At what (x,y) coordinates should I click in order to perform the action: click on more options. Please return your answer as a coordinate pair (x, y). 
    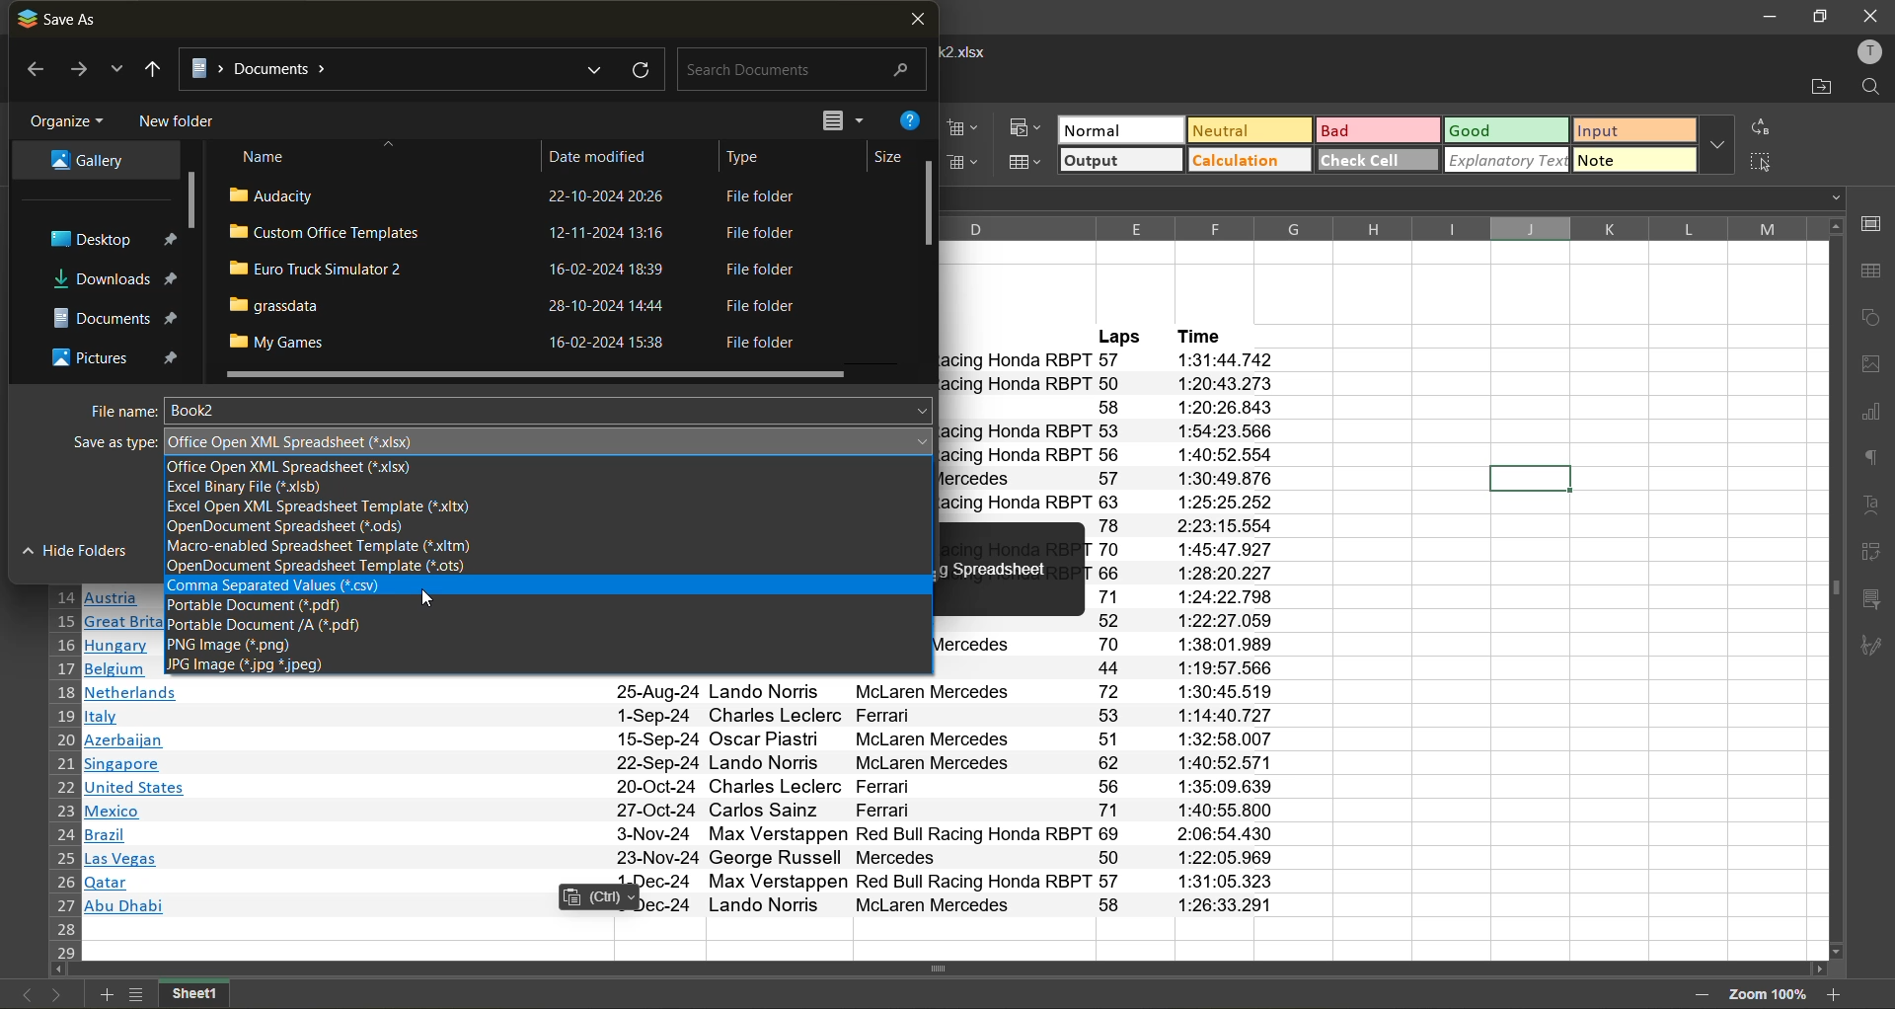
    Looking at the image, I should click on (1717, 144).